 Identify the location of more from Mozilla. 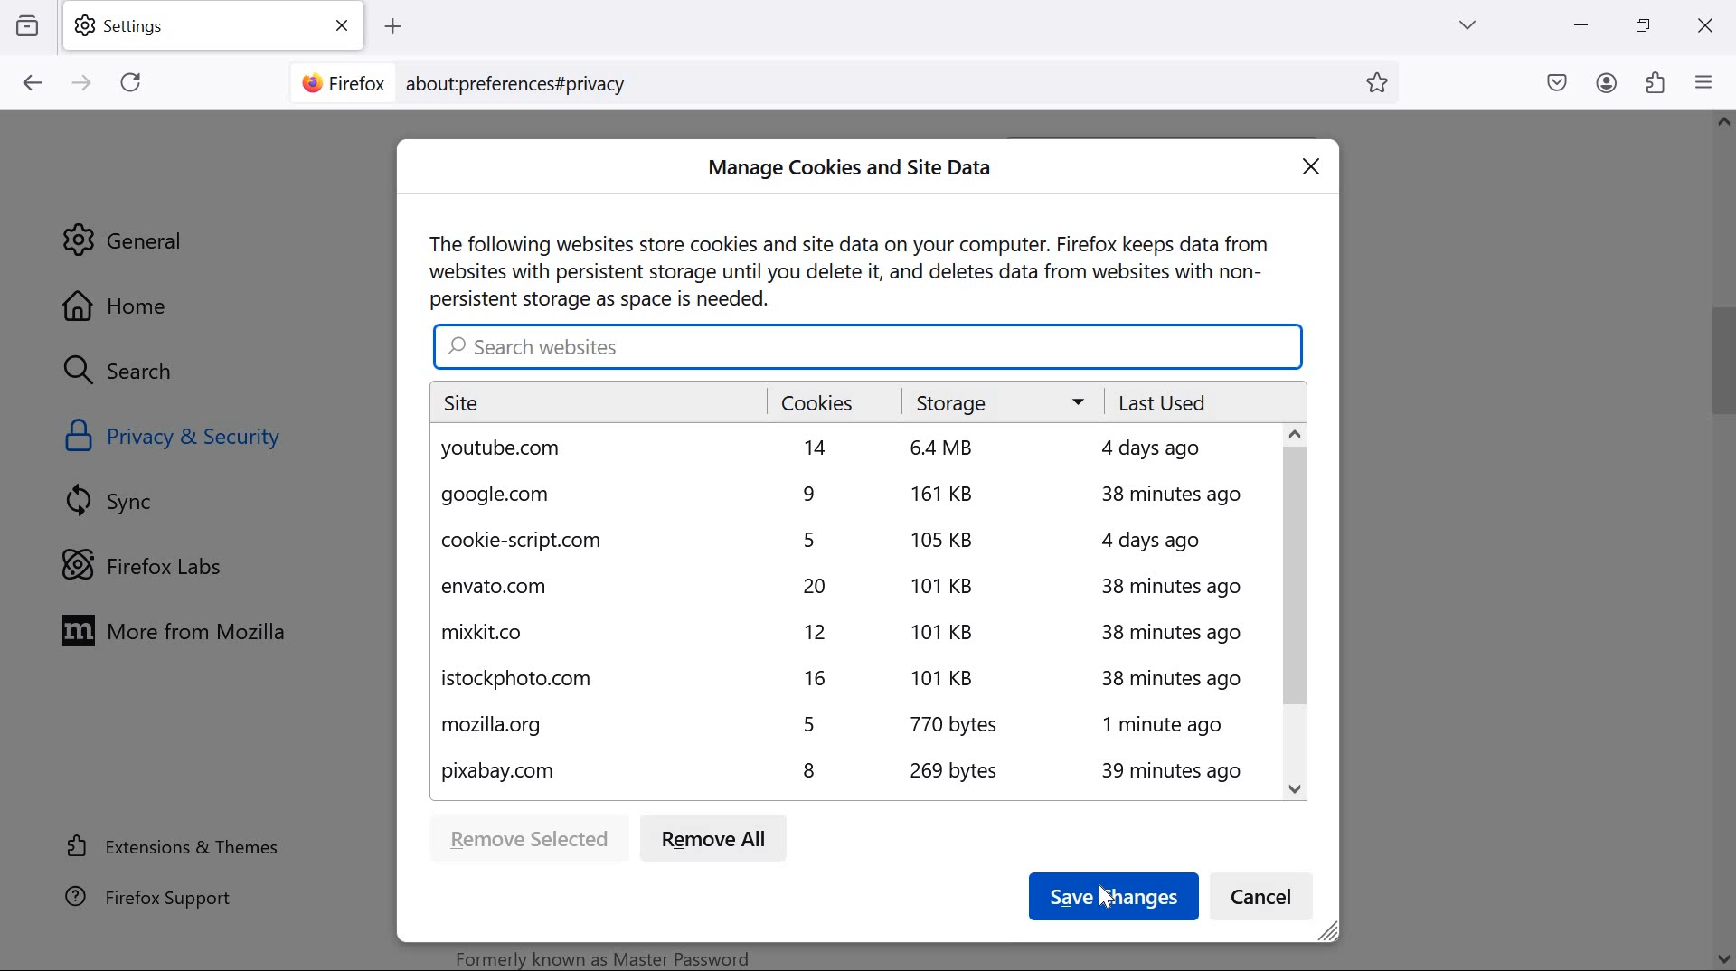
(184, 629).